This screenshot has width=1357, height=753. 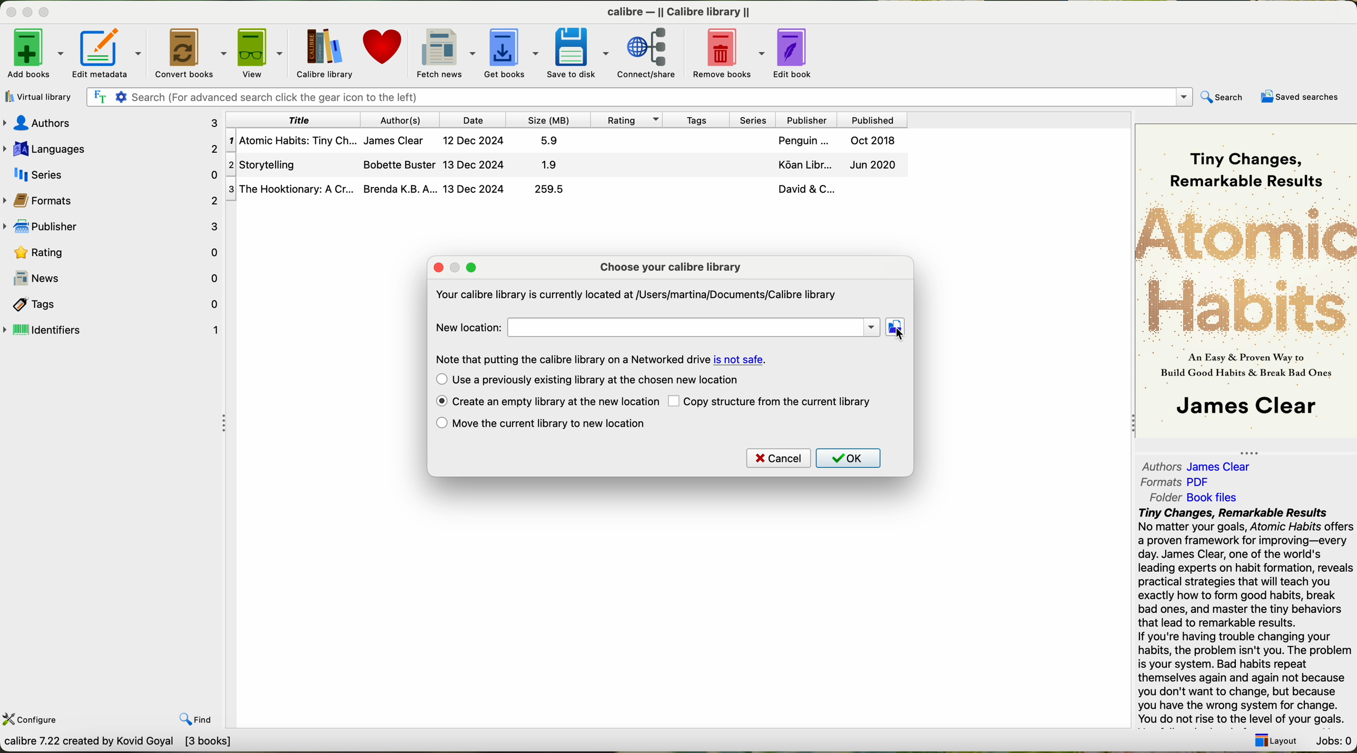 I want to click on authors: James Clear, so click(x=1194, y=464).